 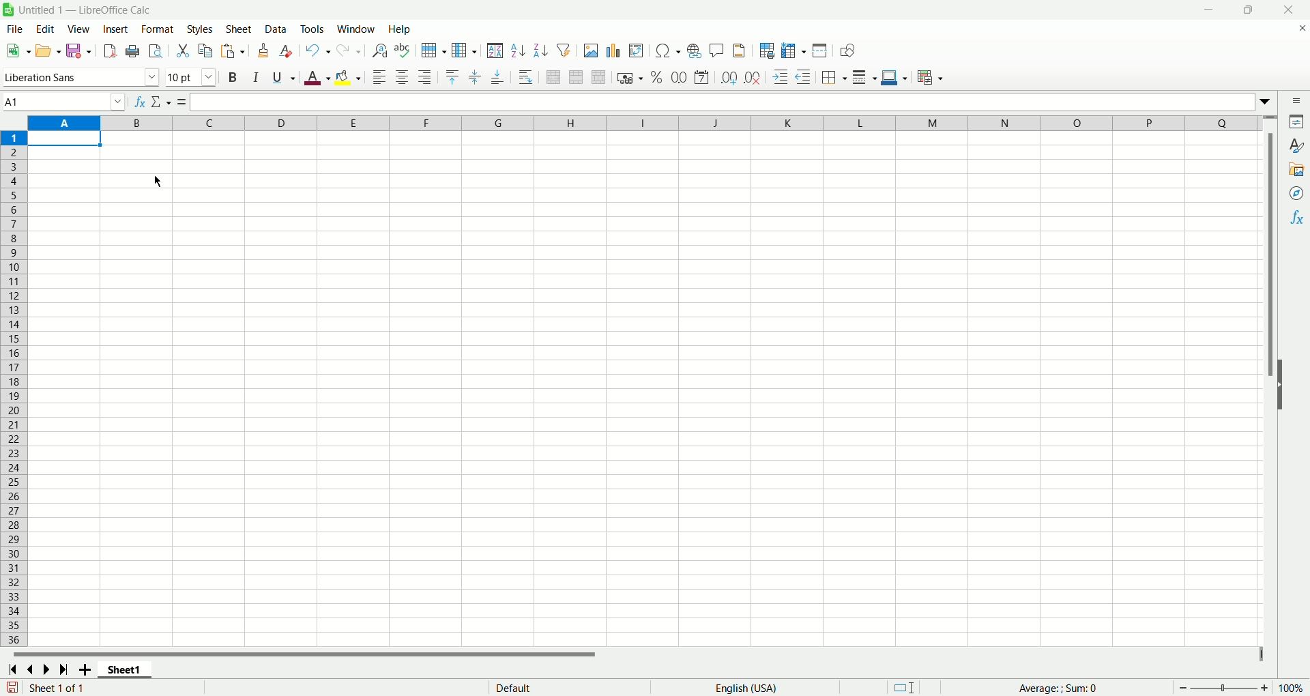 I want to click on function wizard, so click(x=137, y=100).